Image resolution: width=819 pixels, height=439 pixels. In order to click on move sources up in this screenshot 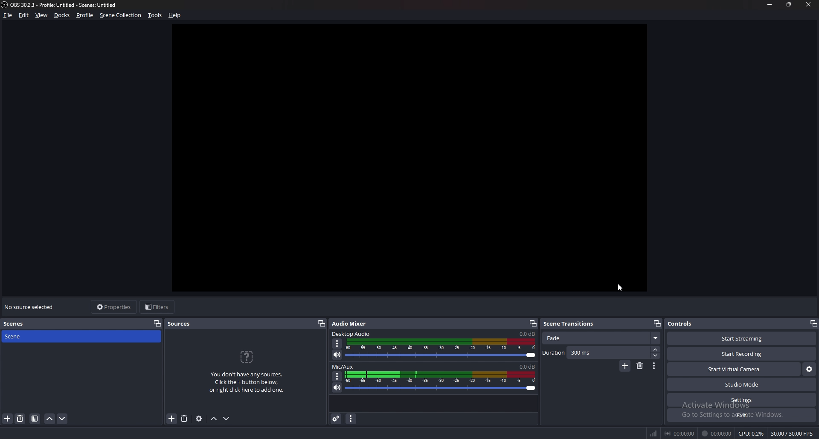, I will do `click(214, 419)`.